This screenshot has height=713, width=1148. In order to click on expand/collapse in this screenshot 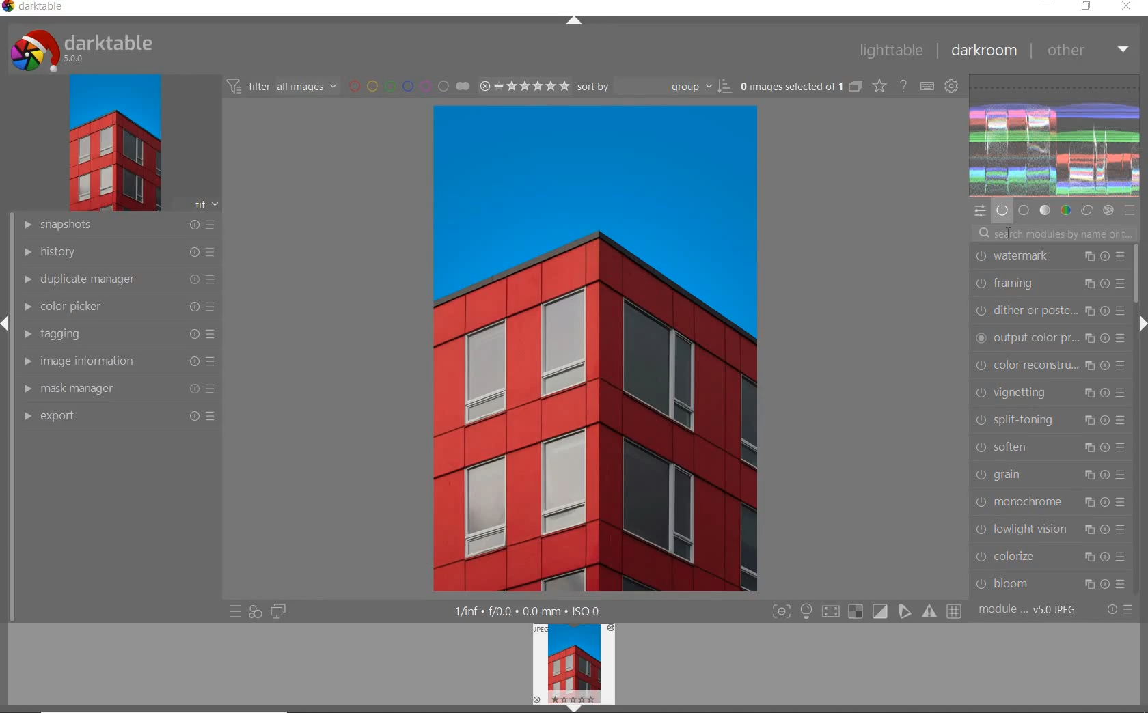, I will do `click(1141, 323)`.